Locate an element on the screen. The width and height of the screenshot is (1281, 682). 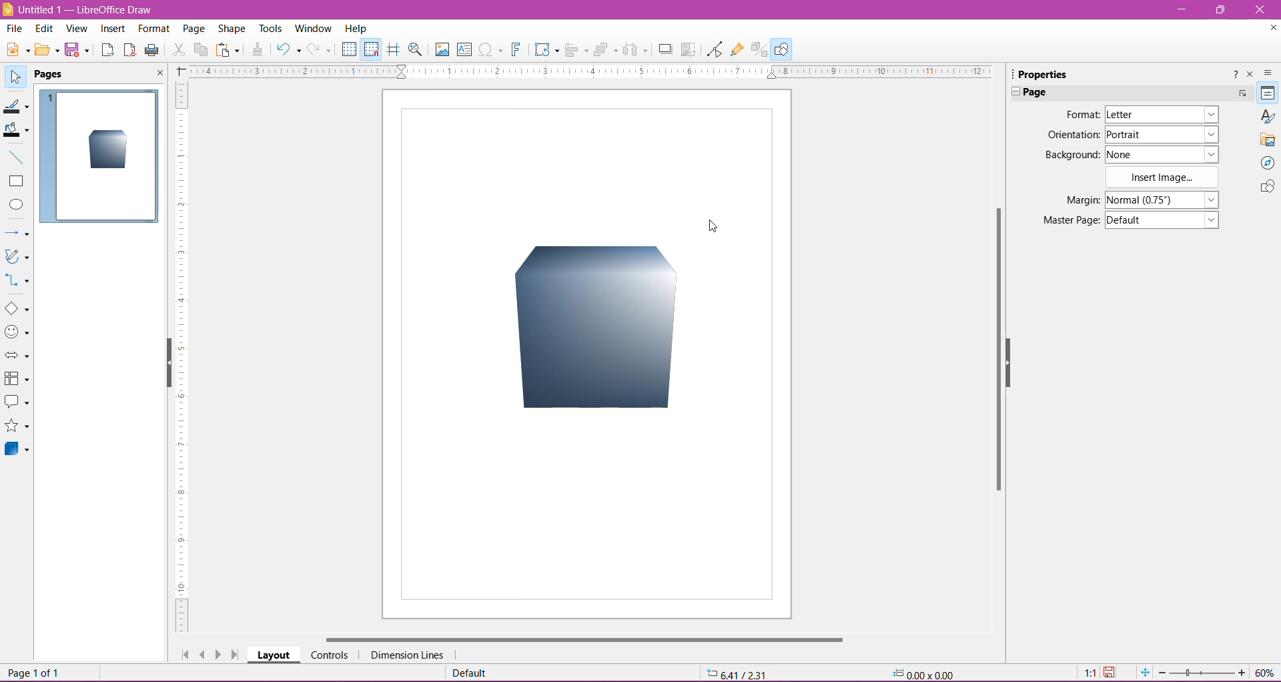
Close is located at coordinates (1260, 10).